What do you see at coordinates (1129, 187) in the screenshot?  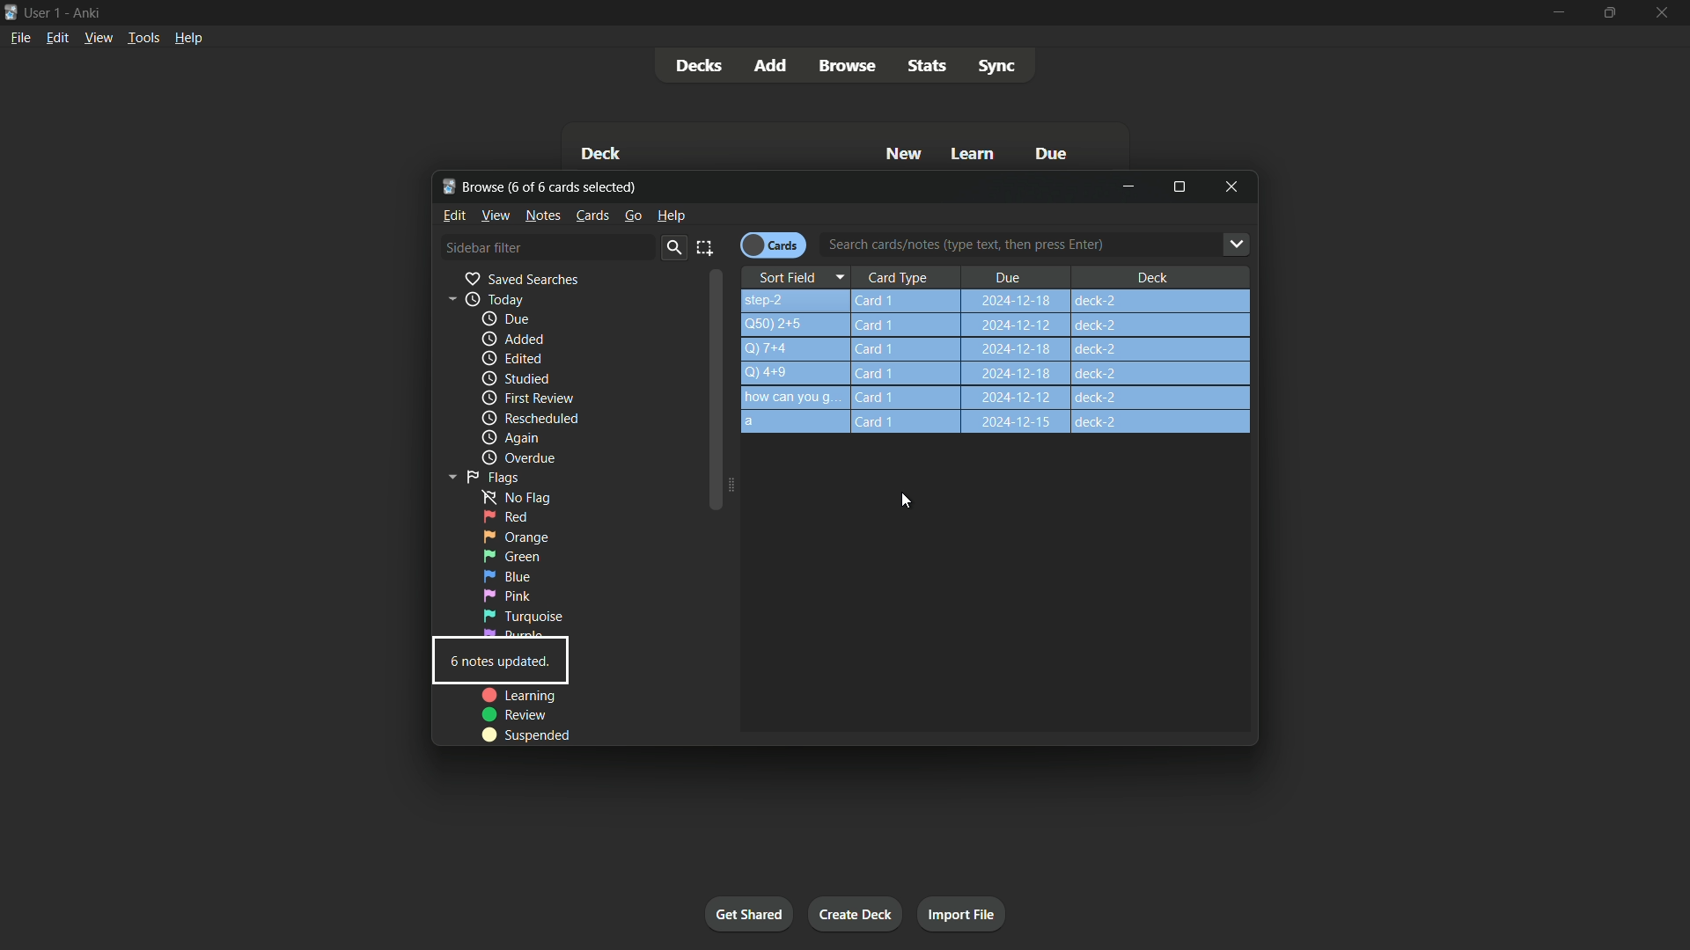 I see `minimize` at bounding box center [1129, 187].